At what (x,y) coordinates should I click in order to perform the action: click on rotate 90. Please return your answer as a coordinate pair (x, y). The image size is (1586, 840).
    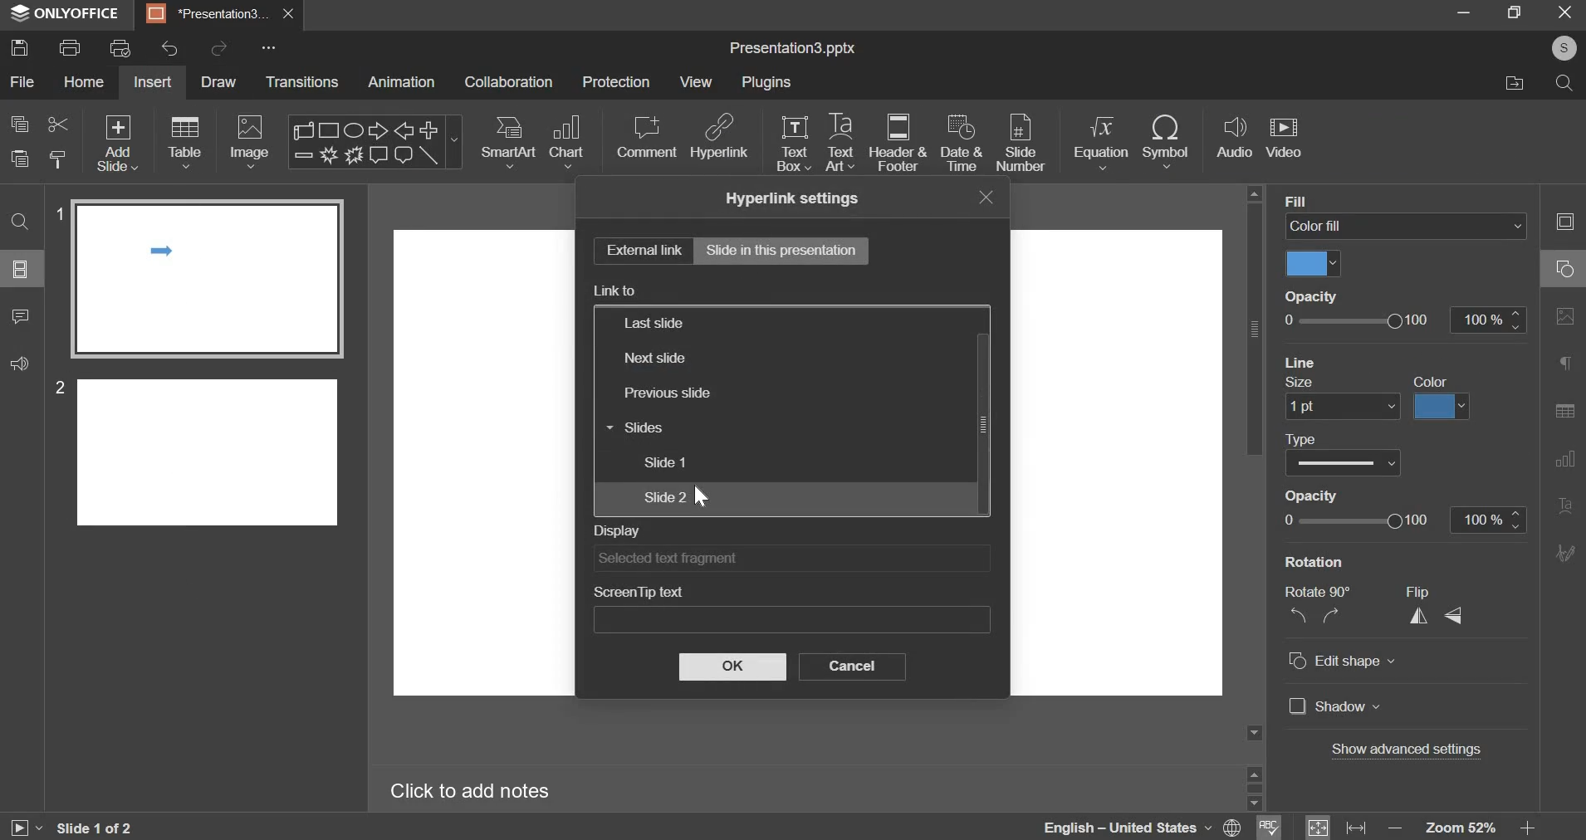
    Looking at the image, I should click on (1318, 592).